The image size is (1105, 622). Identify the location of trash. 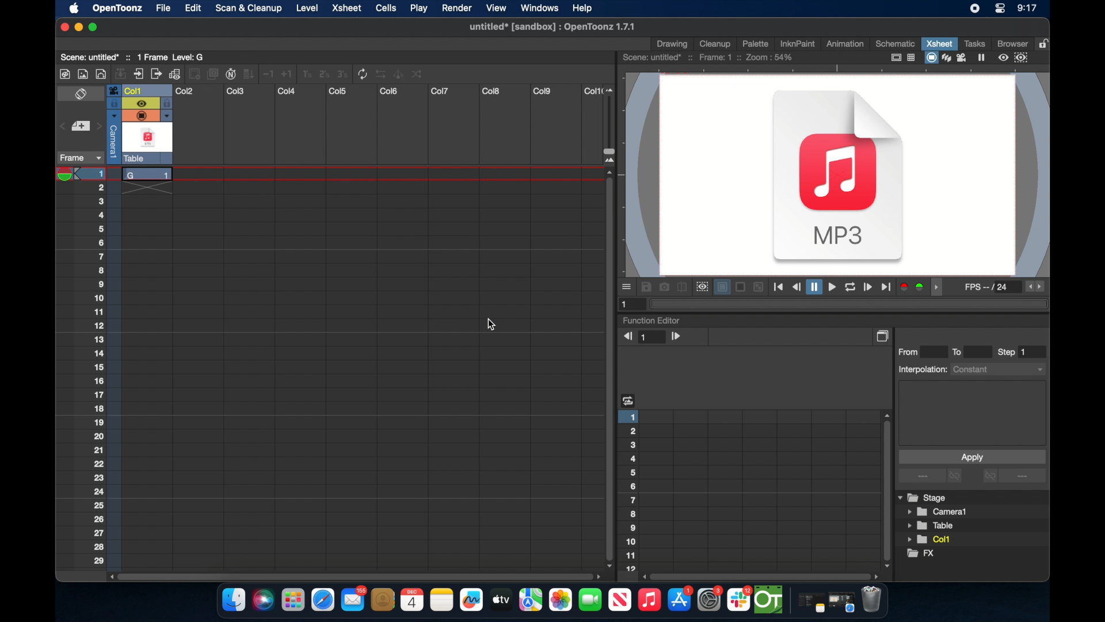
(871, 601).